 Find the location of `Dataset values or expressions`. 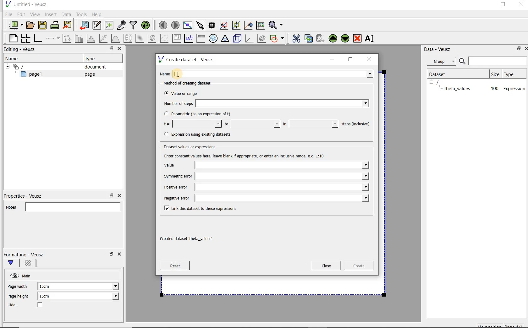

Dataset values or expressions is located at coordinates (194, 146).